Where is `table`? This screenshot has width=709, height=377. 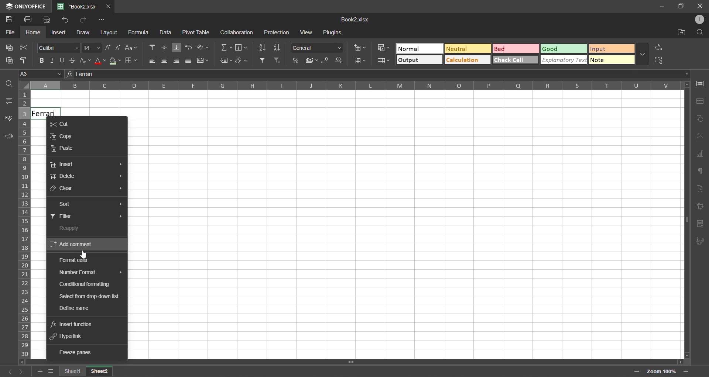
table is located at coordinates (701, 103).